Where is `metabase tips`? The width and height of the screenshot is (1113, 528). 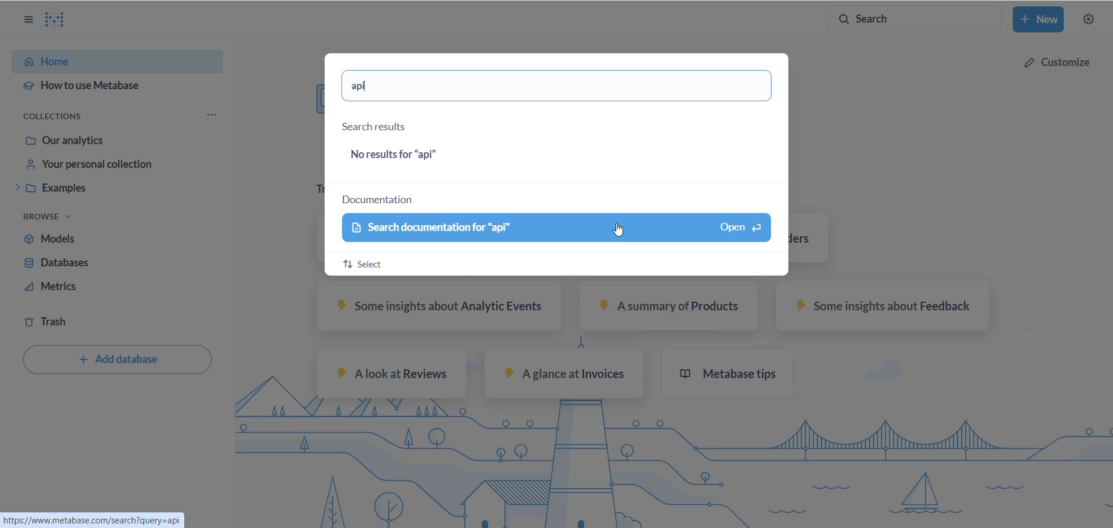
metabase tips is located at coordinates (729, 375).